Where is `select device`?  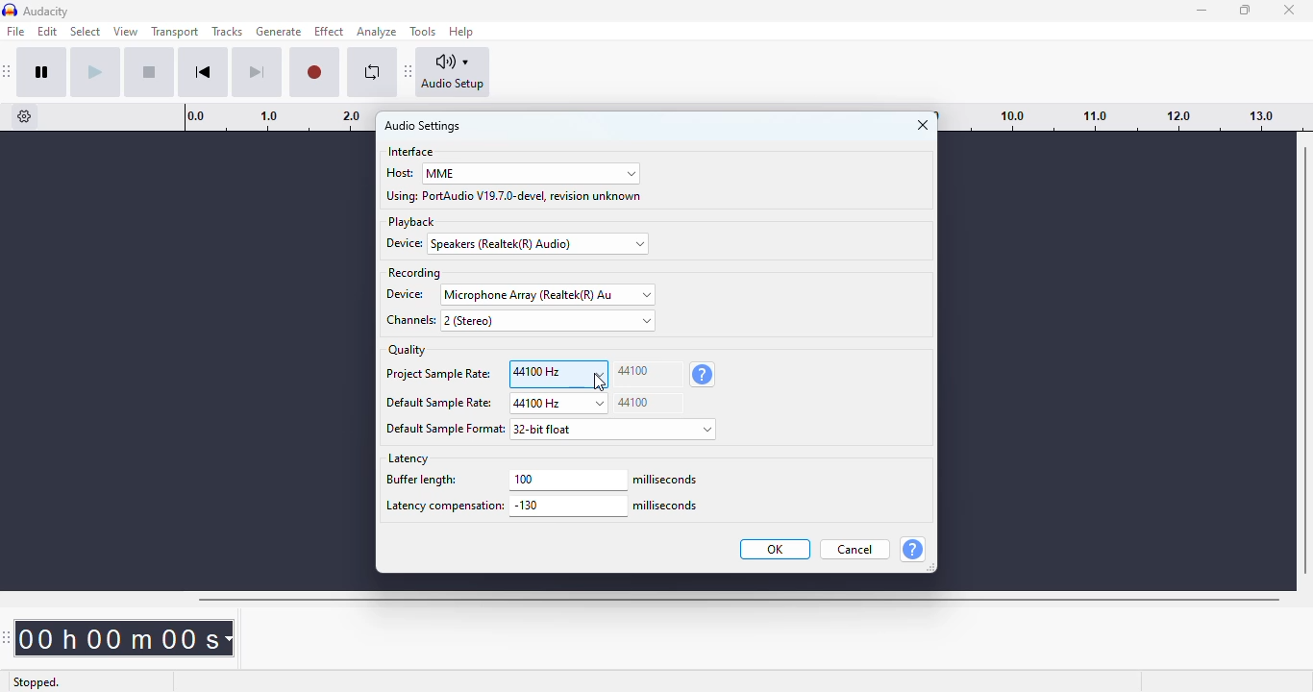
select device is located at coordinates (548, 294).